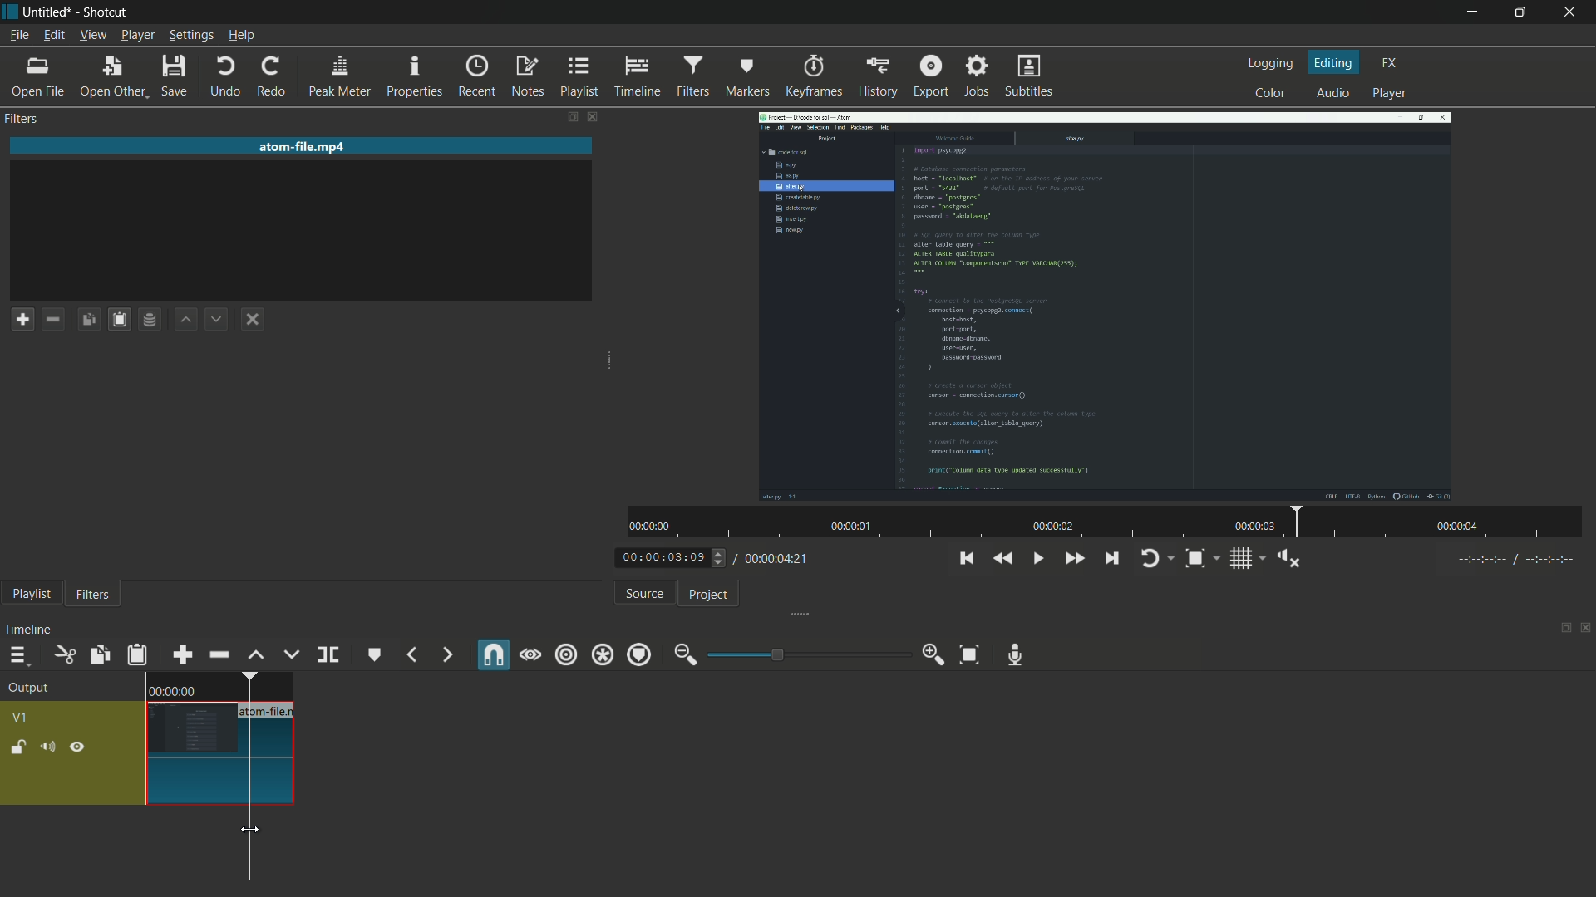 The image size is (1596, 897). I want to click on redo, so click(272, 77).